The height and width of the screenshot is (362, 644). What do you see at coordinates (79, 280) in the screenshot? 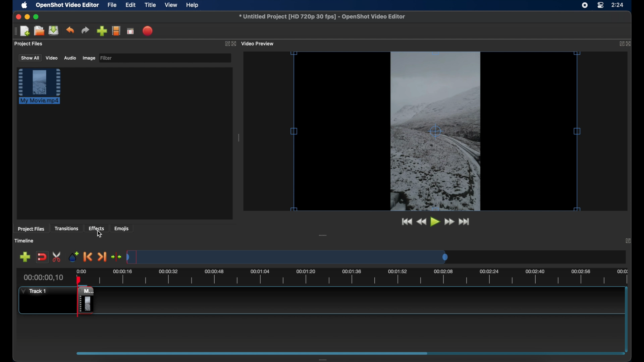
I see `playhead` at bounding box center [79, 280].